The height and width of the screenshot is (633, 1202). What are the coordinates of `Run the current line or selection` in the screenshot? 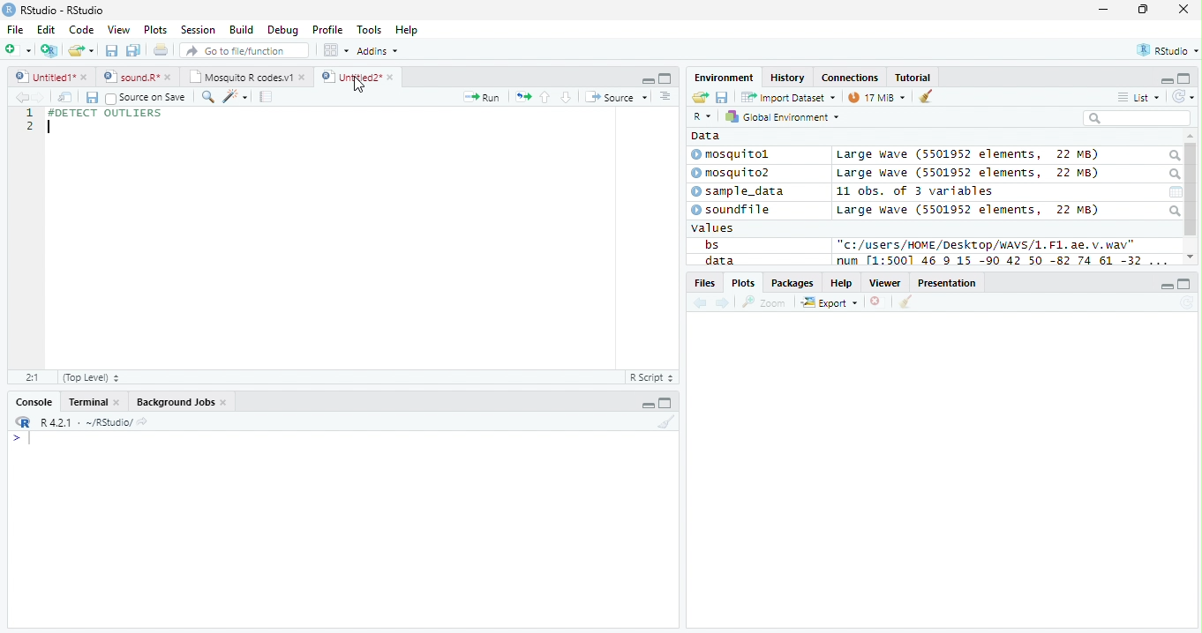 It's located at (482, 98).